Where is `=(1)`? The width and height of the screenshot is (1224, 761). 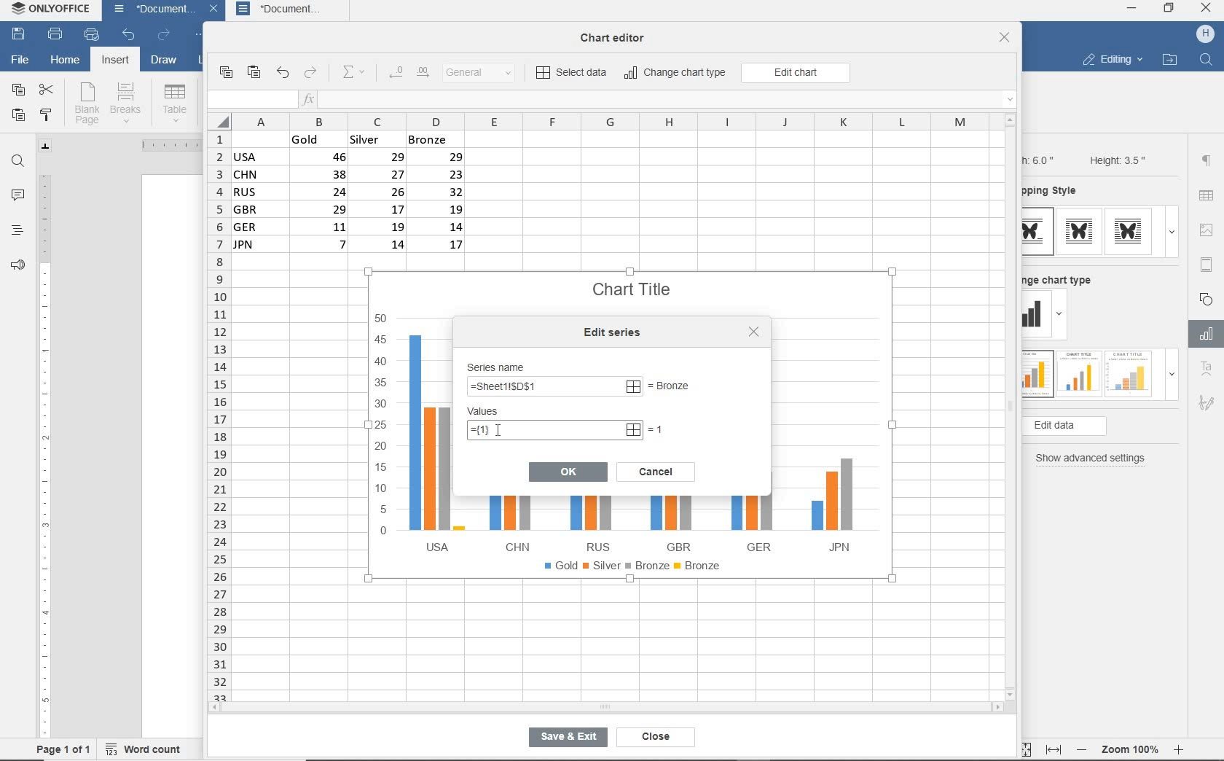 =(1) is located at coordinates (556, 430).